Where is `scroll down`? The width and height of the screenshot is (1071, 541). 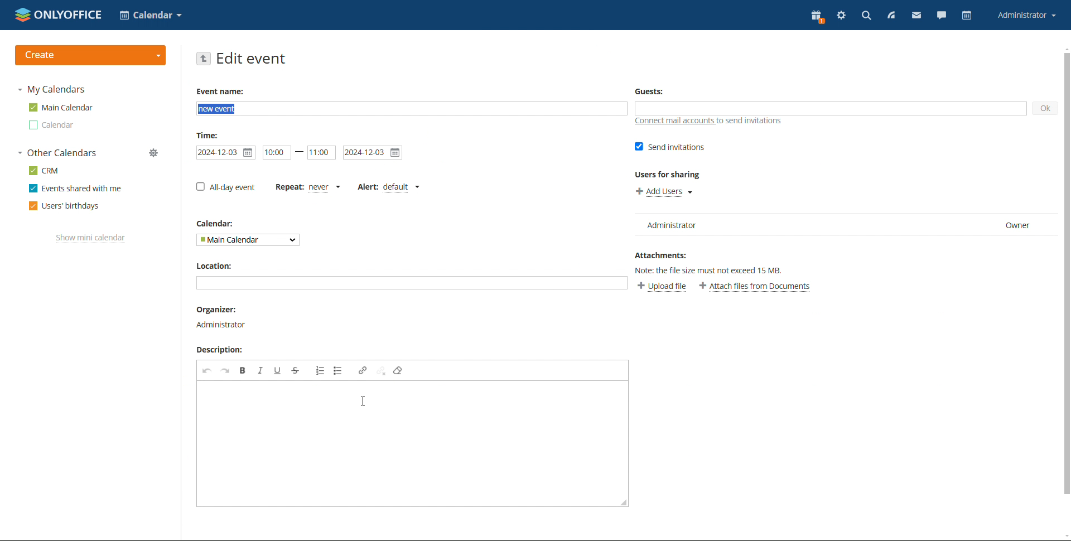
scroll down is located at coordinates (1064, 536).